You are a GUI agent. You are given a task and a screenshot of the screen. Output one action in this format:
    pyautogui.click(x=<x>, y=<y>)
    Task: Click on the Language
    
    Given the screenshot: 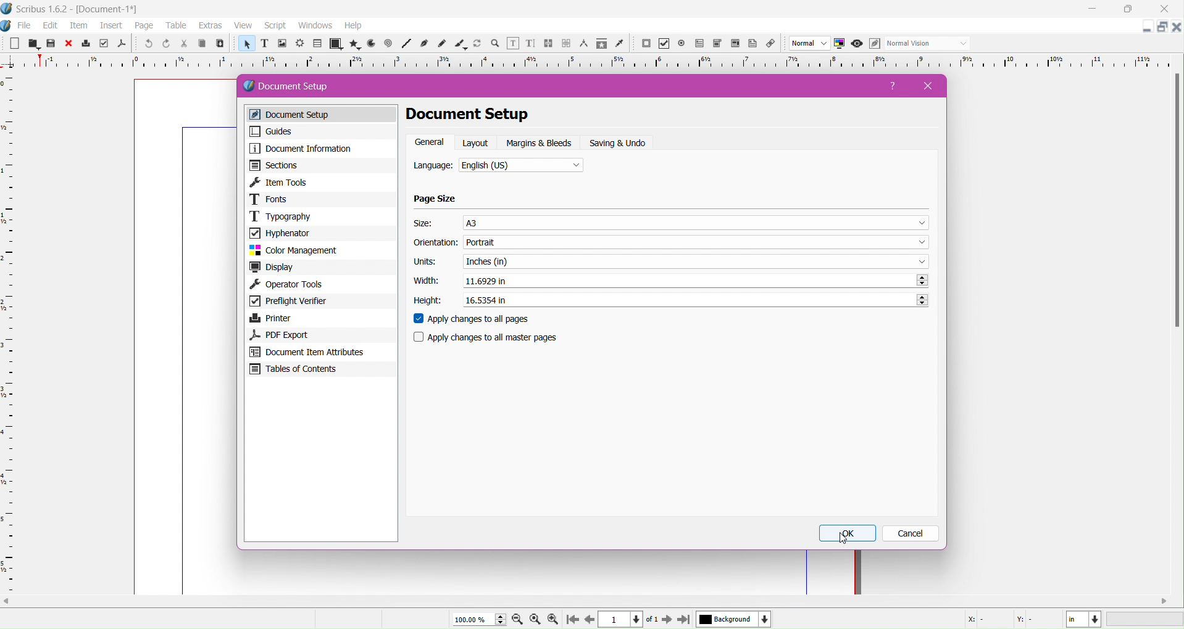 What is the action you would take?
    pyautogui.click(x=433, y=166)
    